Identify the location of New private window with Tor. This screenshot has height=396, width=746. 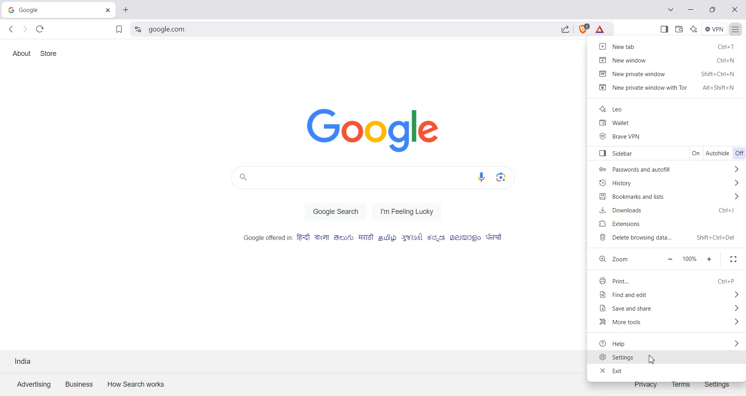
(668, 88).